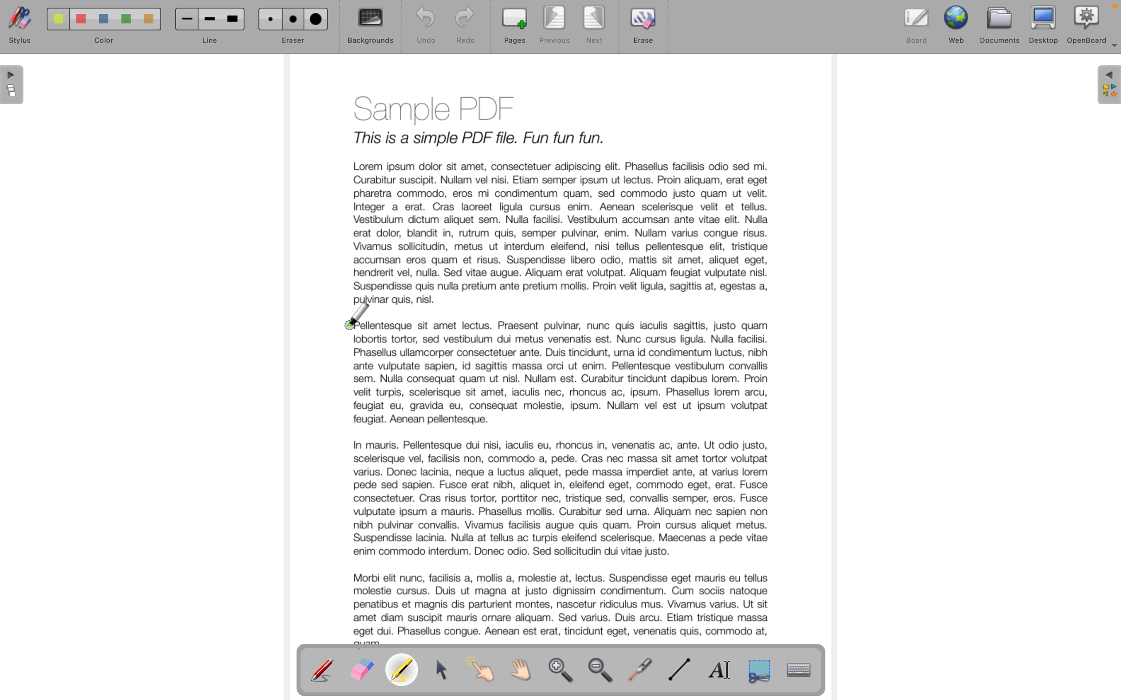 The width and height of the screenshot is (1121, 700). I want to click on board, so click(917, 24).